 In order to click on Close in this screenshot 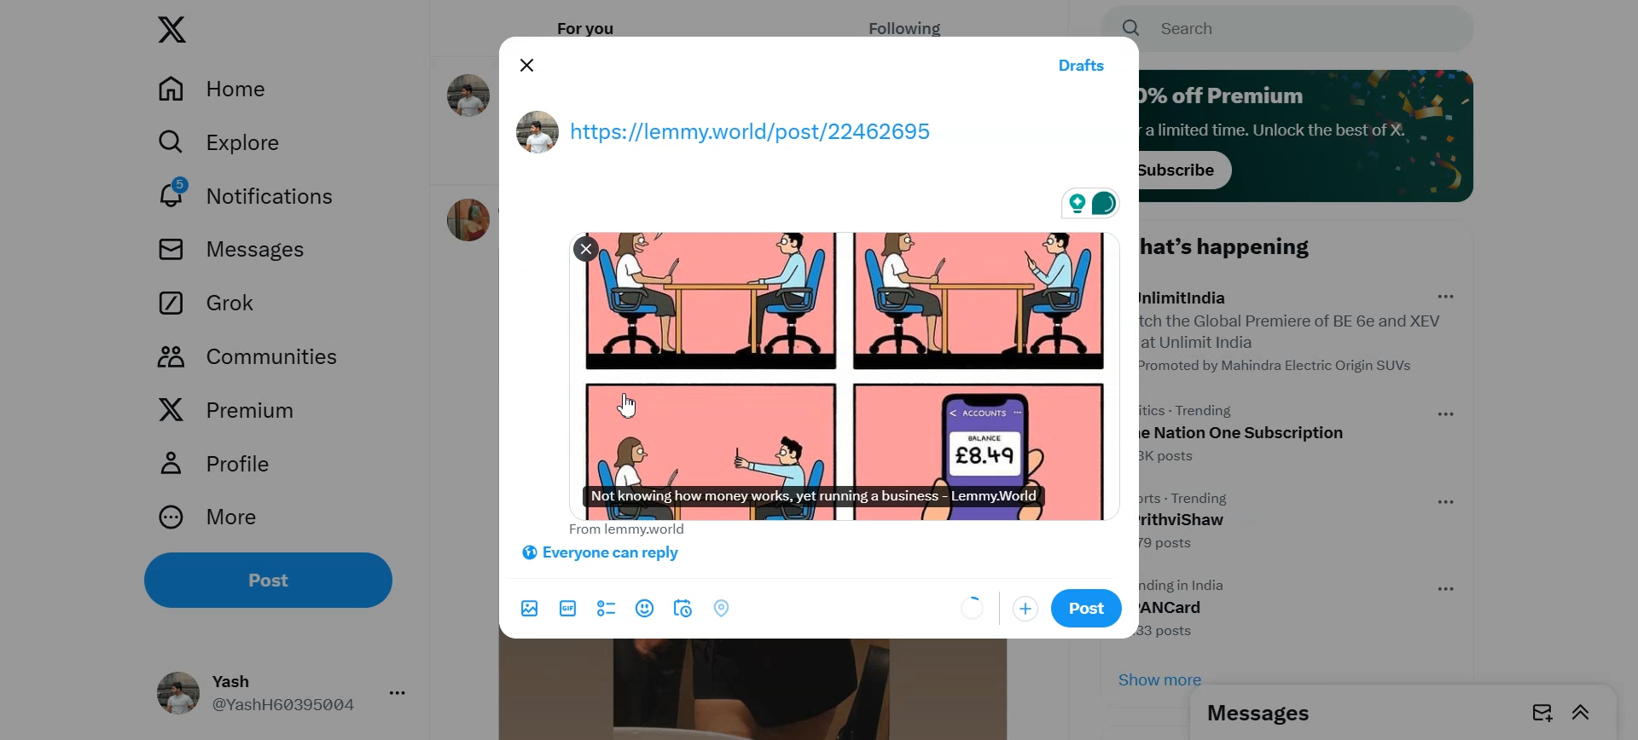, I will do `click(588, 250)`.